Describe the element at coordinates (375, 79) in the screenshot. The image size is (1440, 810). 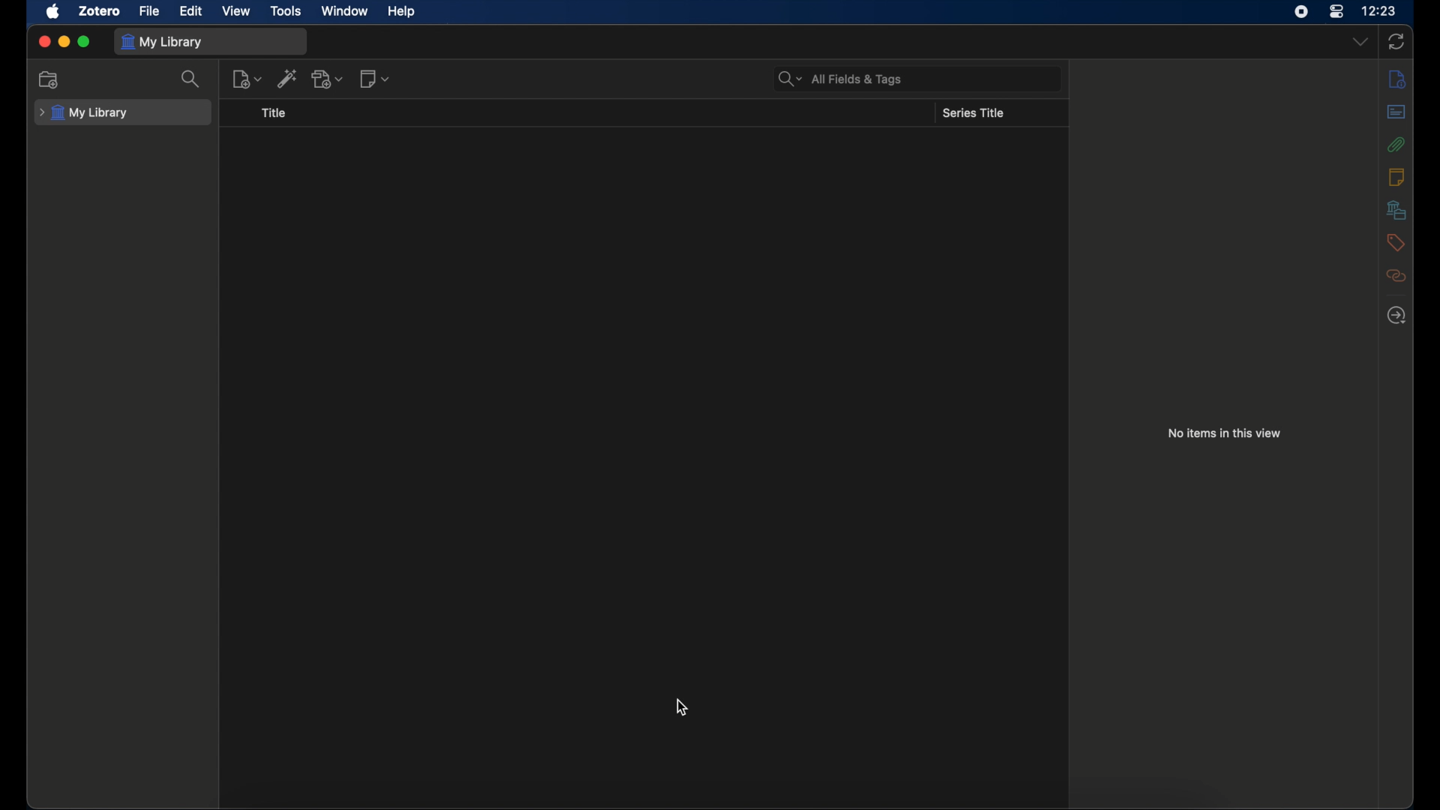
I see `new notes` at that location.